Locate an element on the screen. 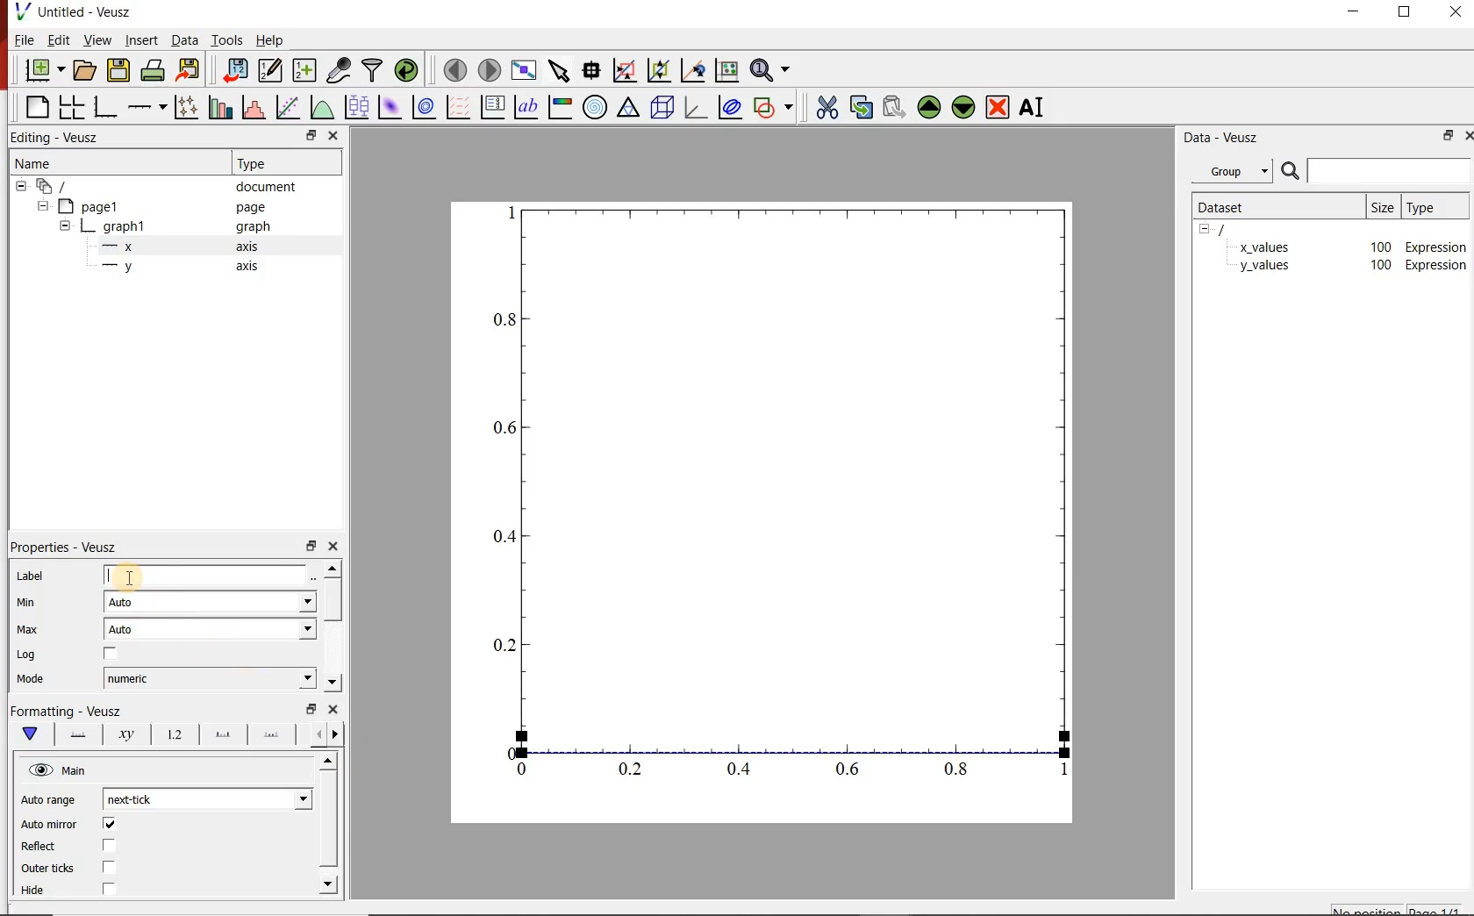  checkbox is located at coordinates (111, 844).